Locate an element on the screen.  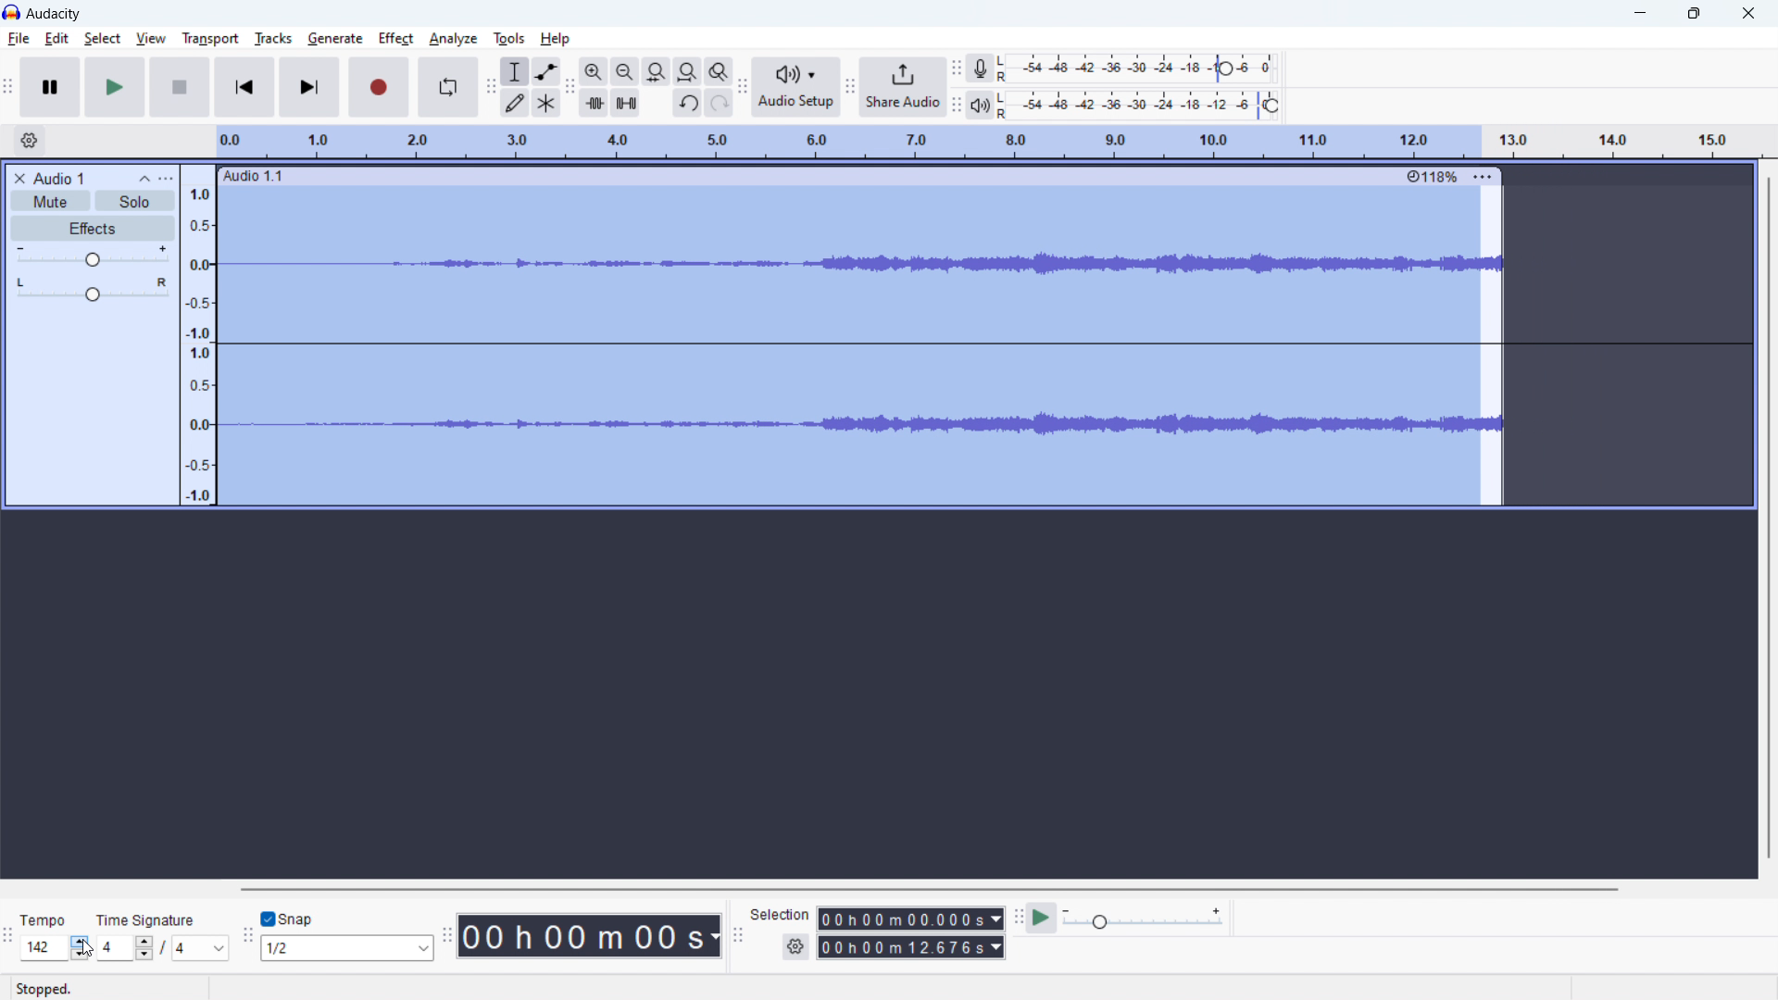
Time signature is located at coordinates (150, 919).